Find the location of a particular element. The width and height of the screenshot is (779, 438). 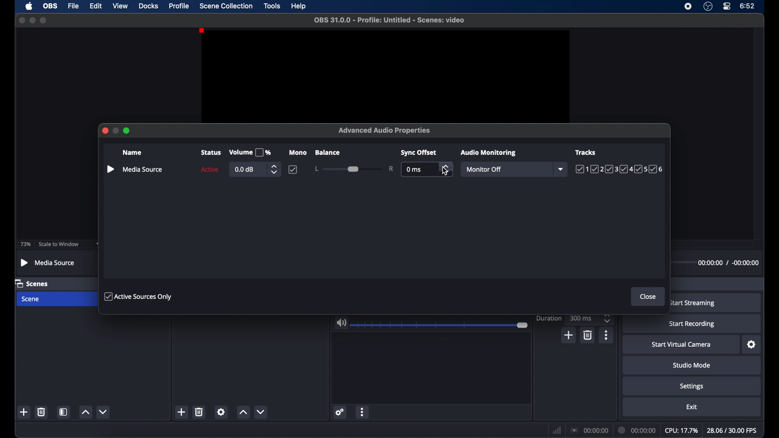

duration is located at coordinates (637, 431).